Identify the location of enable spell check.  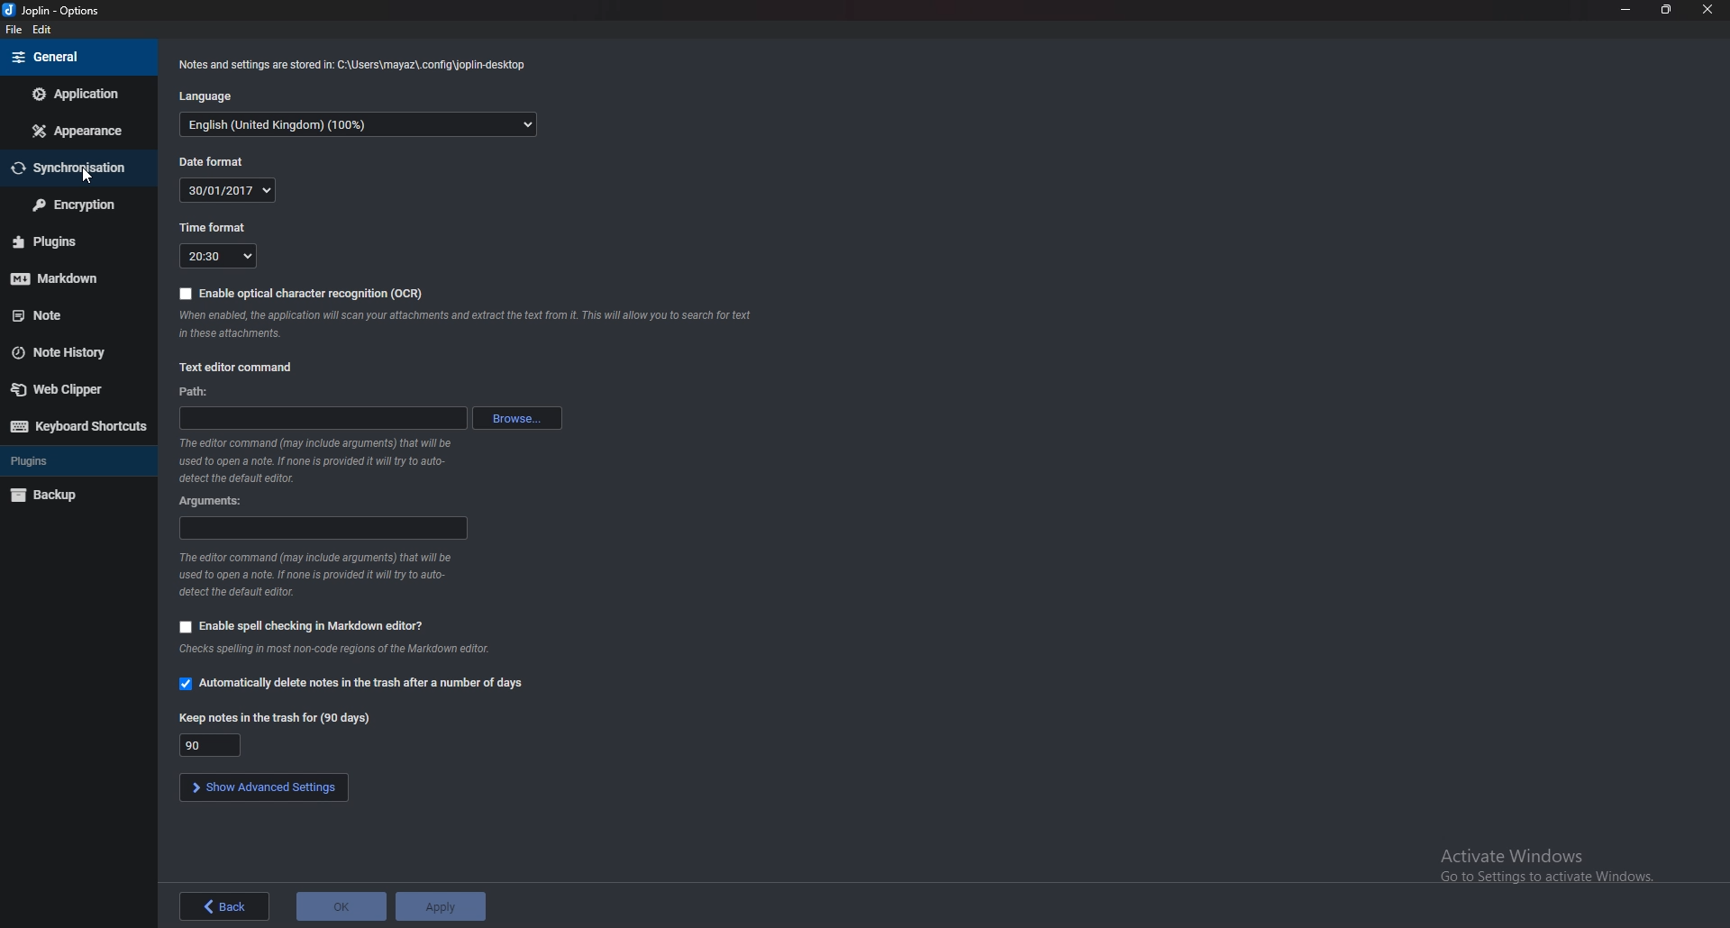
(302, 625).